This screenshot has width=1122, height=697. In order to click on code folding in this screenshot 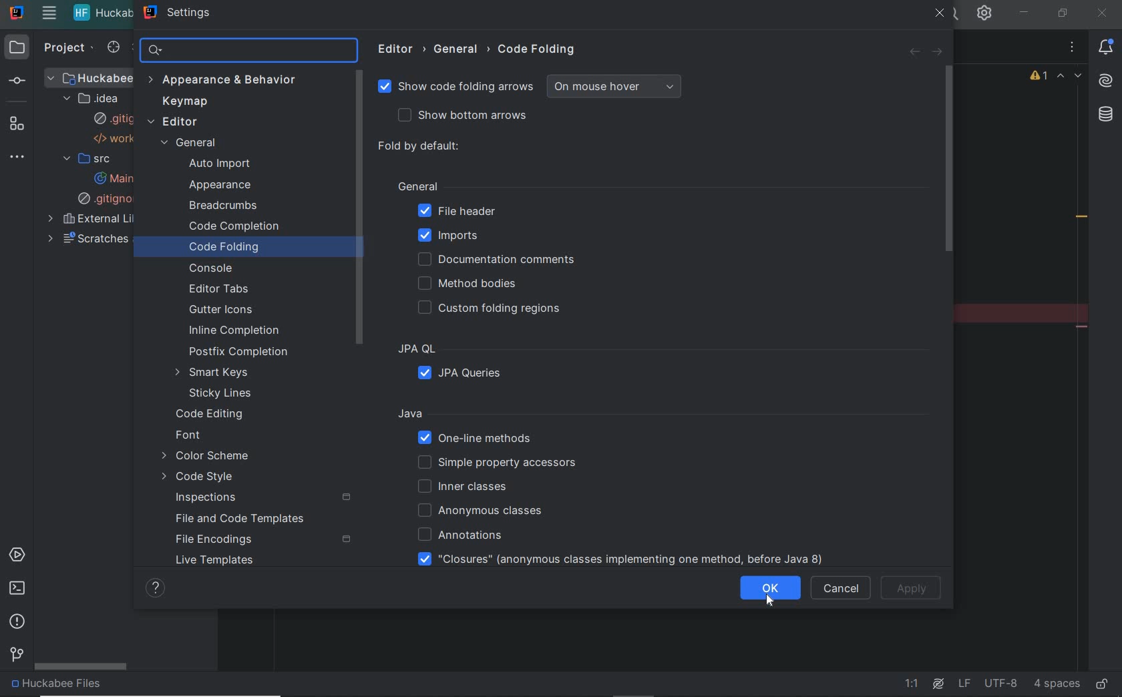, I will do `click(224, 246)`.